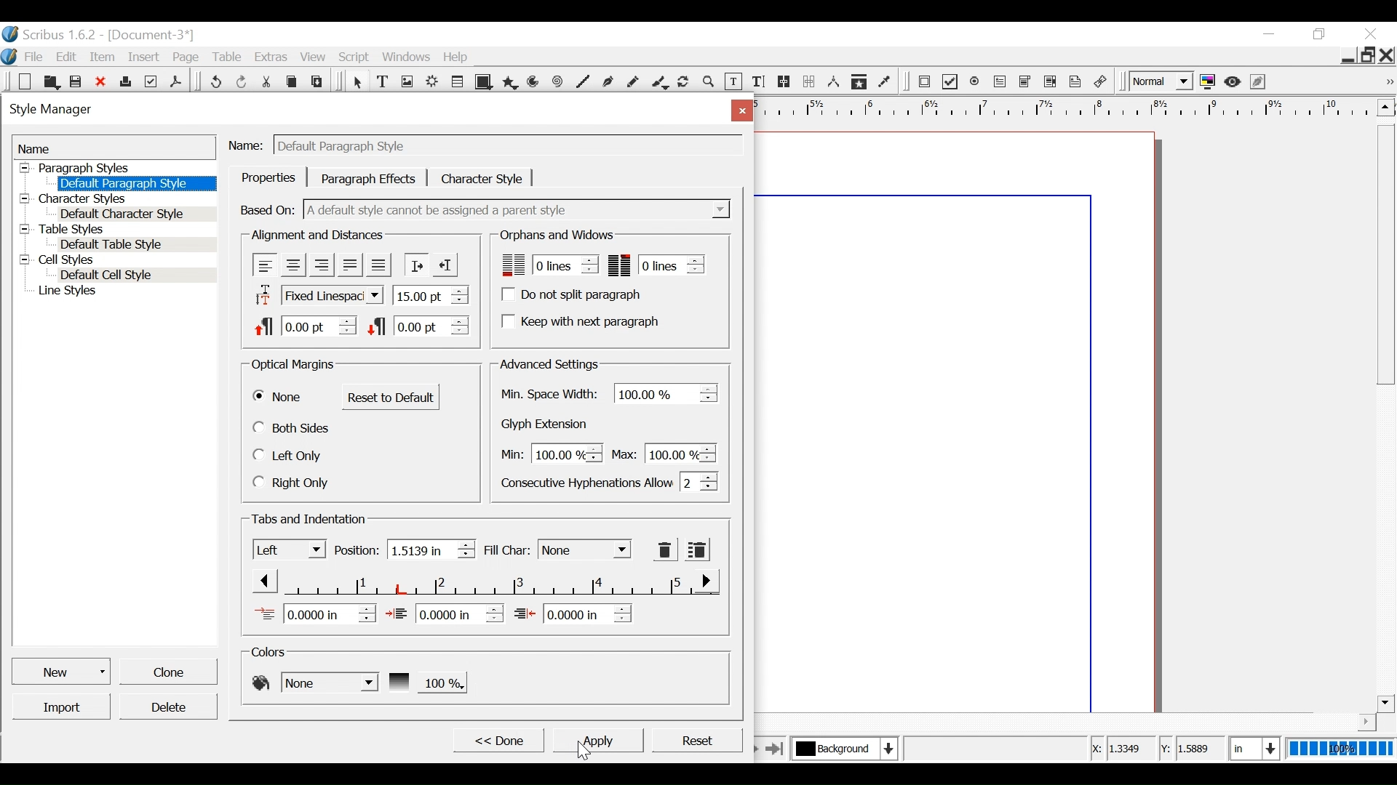 This screenshot has height=785, width=1397. What do you see at coordinates (116, 261) in the screenshot?
I see `Cell Styles` at bounding box center [116, 261].